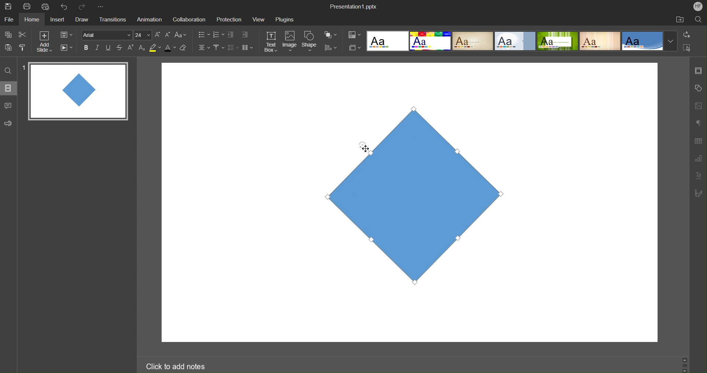 This screenshot has width=707, height=373. I want to click on Save, so click(12, 7).